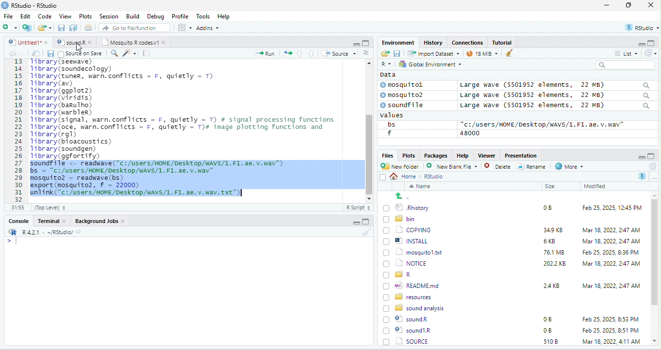  Describe the element at coordinates (625, 65) in the screenshot. I see `search` at that location.